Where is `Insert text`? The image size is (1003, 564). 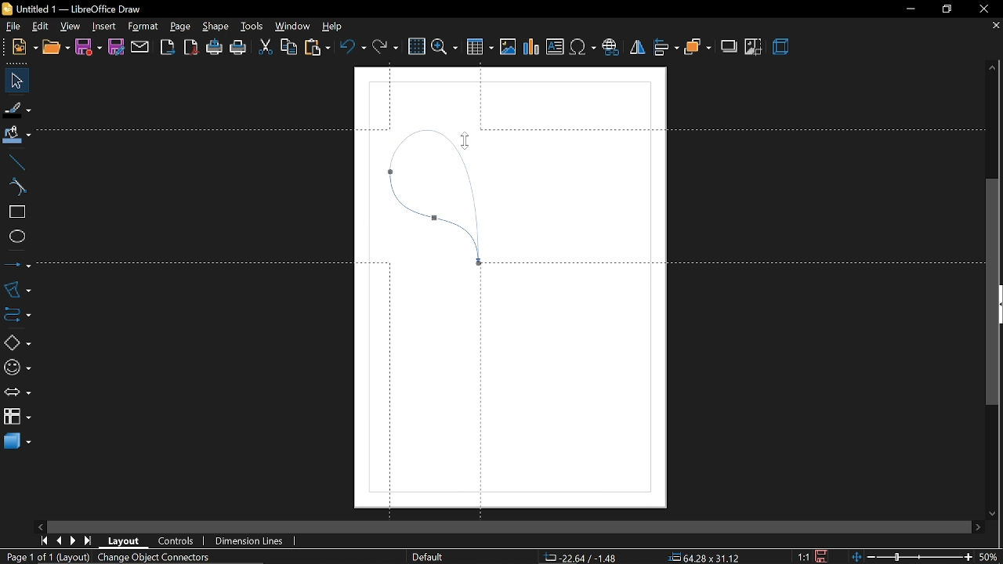 Insert text is located at coordinates (555, 47).